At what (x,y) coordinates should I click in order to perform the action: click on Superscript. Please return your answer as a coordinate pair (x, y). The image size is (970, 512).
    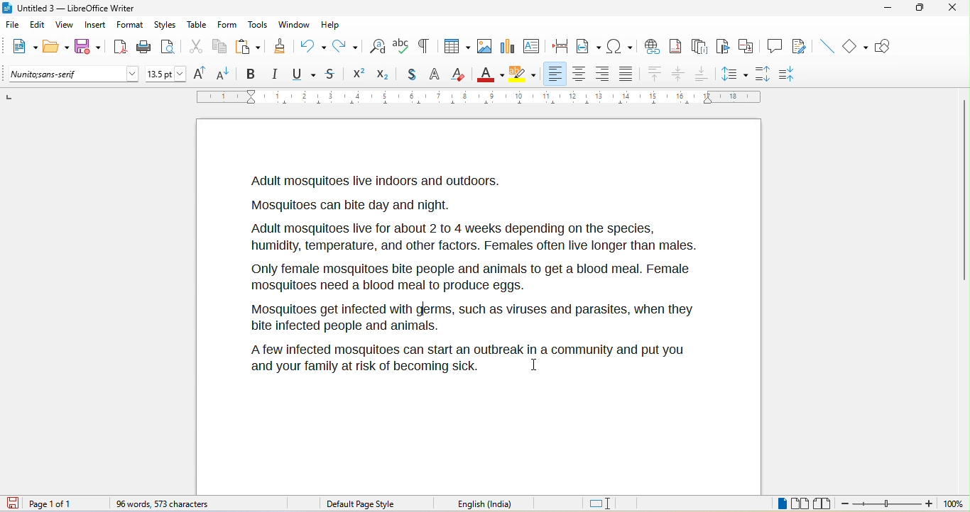
    Looking at the image, I should click on (356, 75).